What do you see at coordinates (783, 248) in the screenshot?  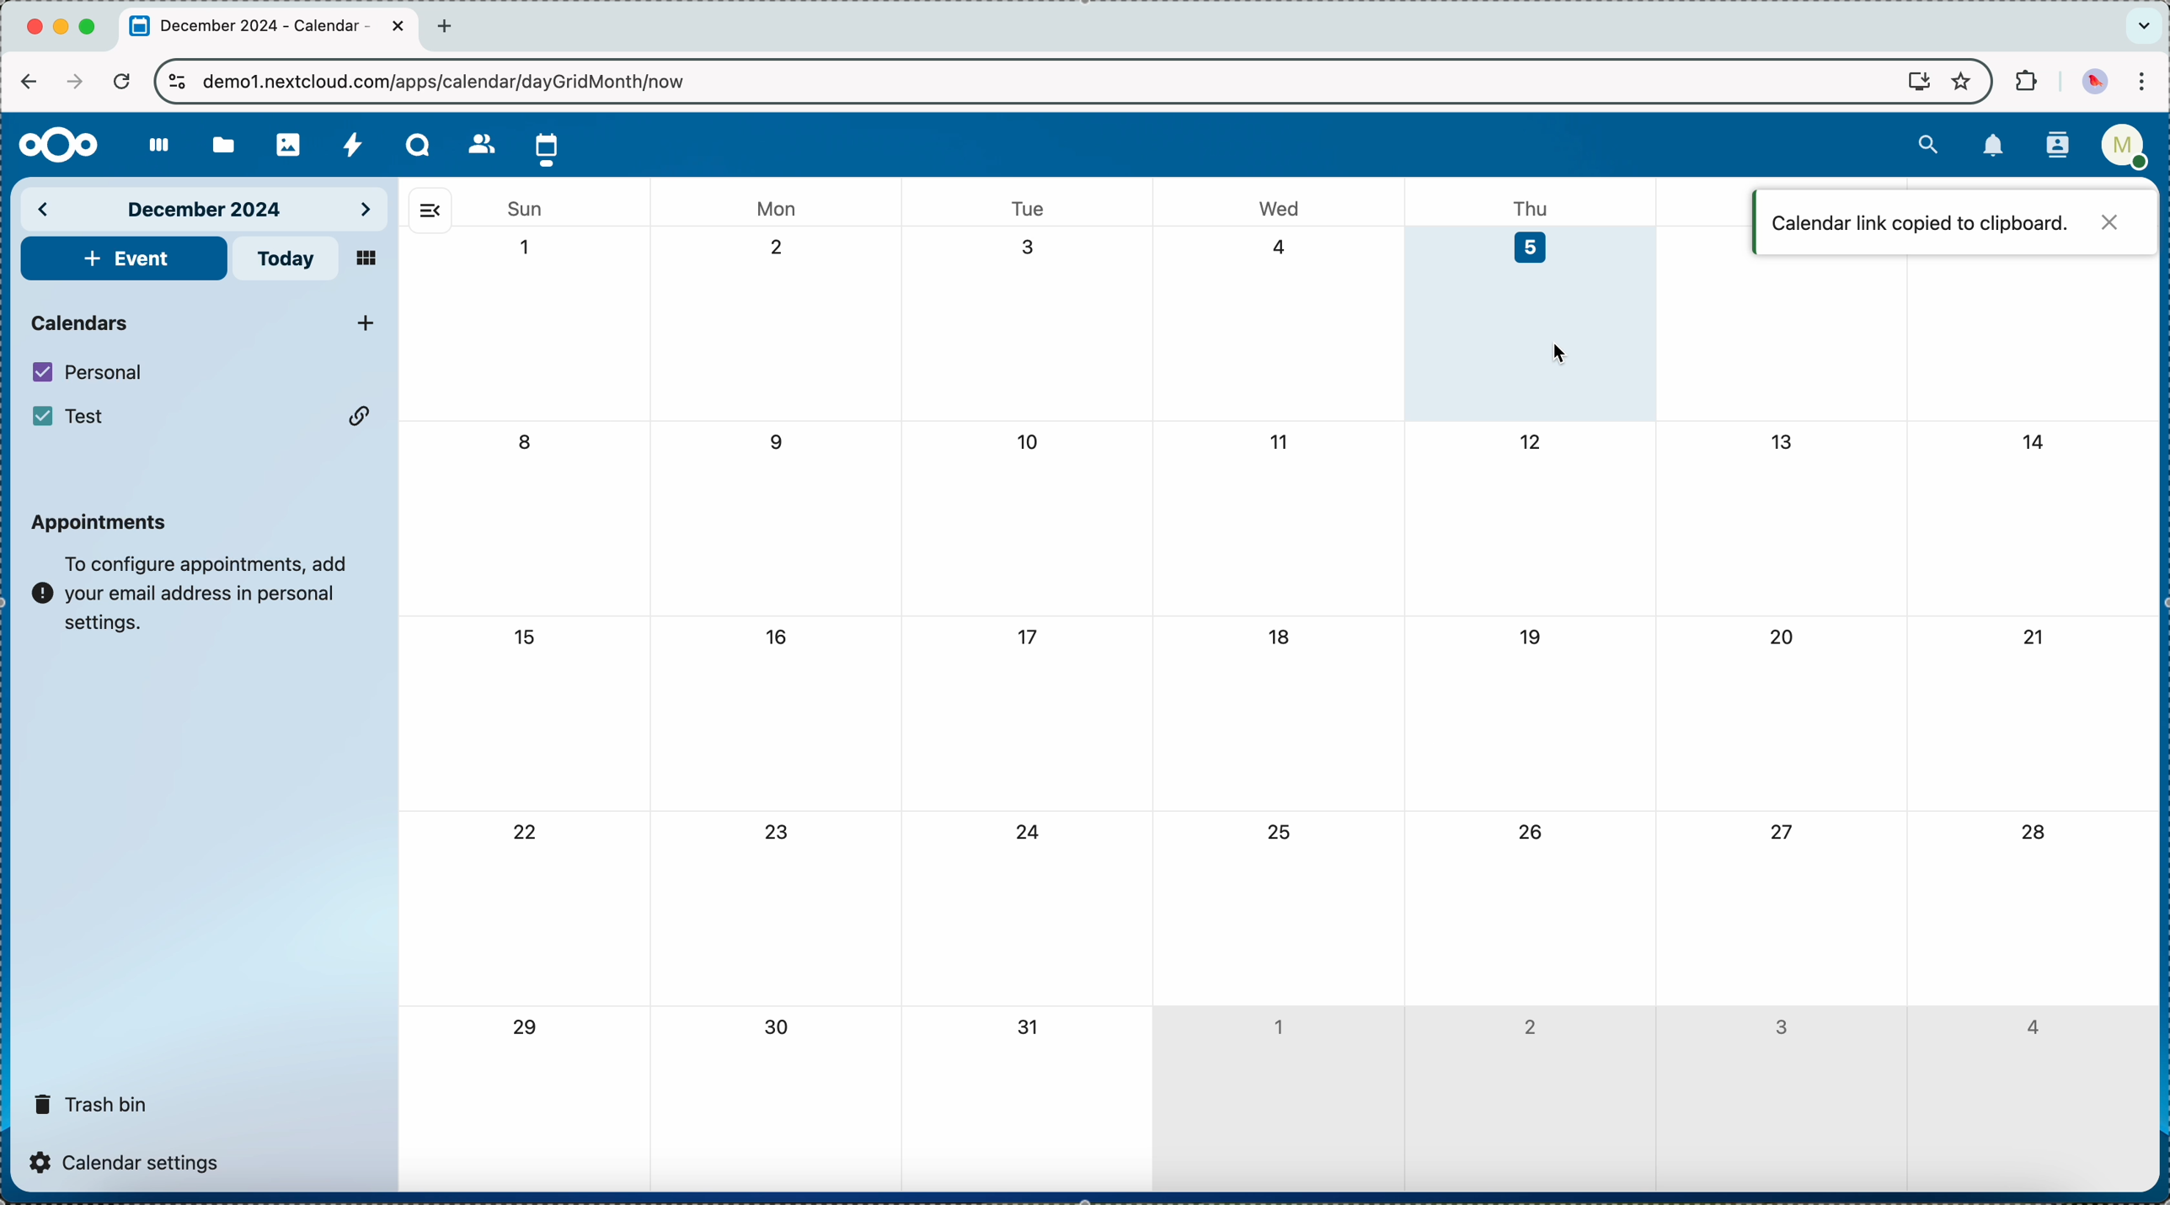 I see `2` at bounding box center [783, 248].